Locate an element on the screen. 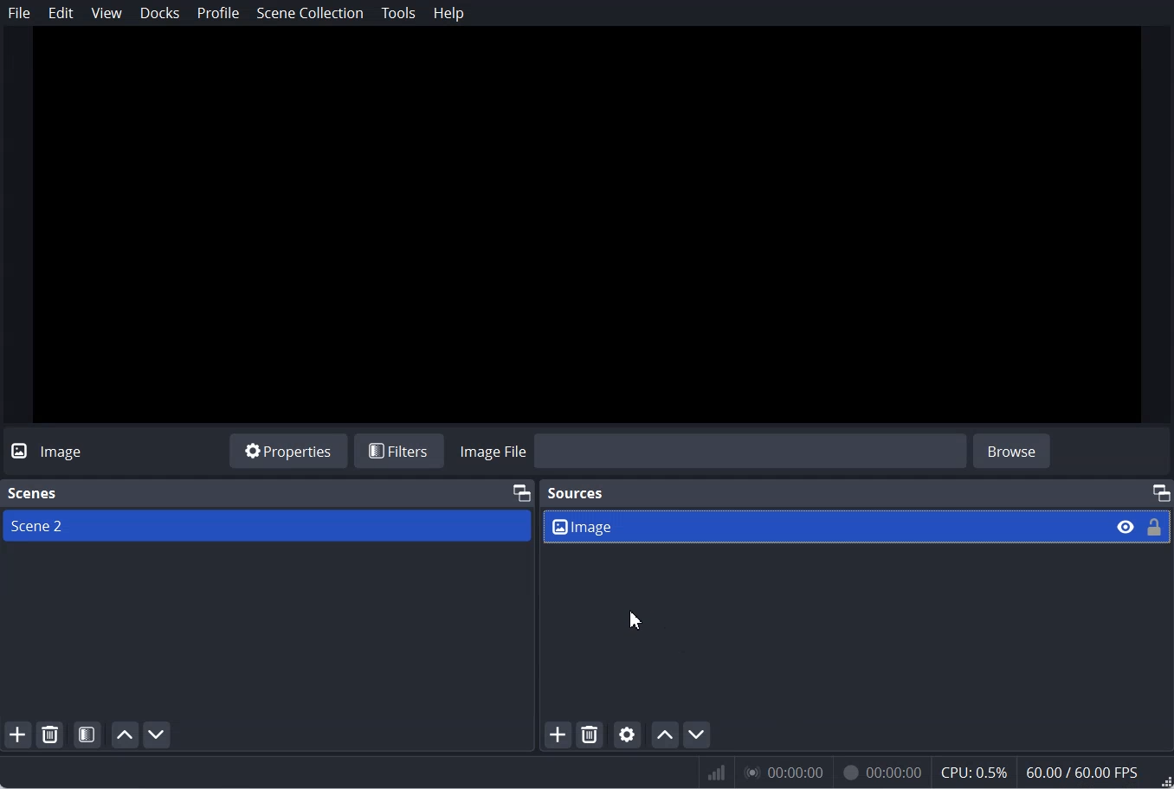 The width and height of the screenshot is (1174, 789). Move source up is located at coordinates (665, 734).